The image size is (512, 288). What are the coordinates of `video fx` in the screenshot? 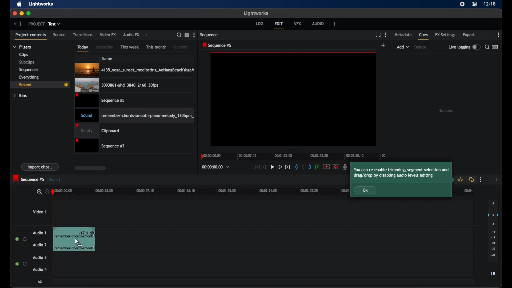 It's located at (108, 35).